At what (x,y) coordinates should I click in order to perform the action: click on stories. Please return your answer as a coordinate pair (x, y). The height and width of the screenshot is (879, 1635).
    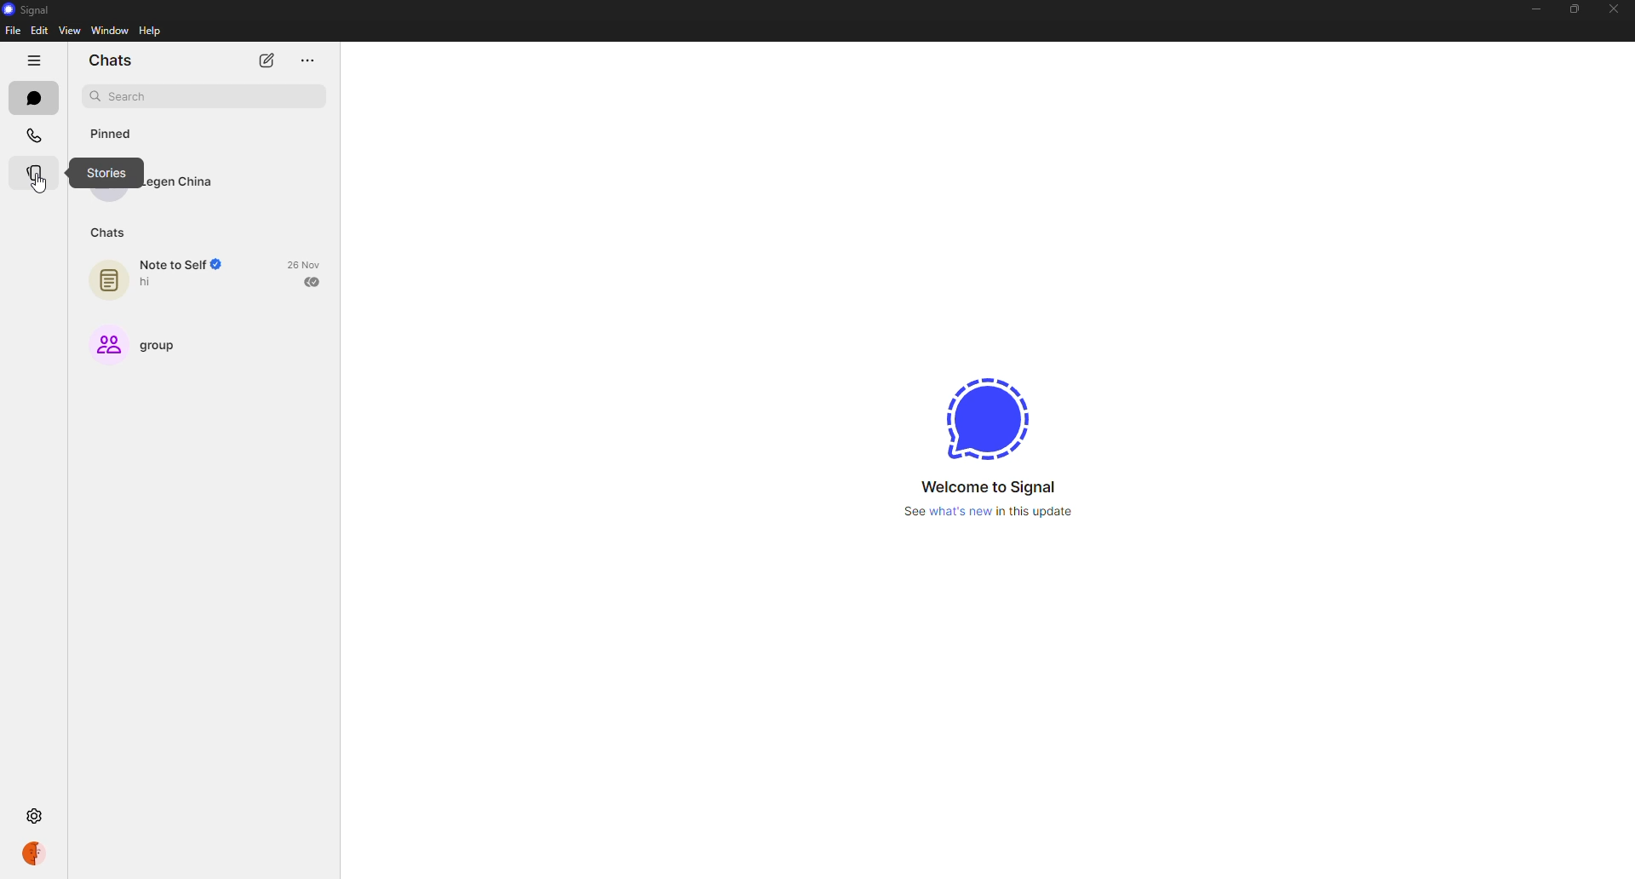
    Looking at the image, I should click on (108, 171).